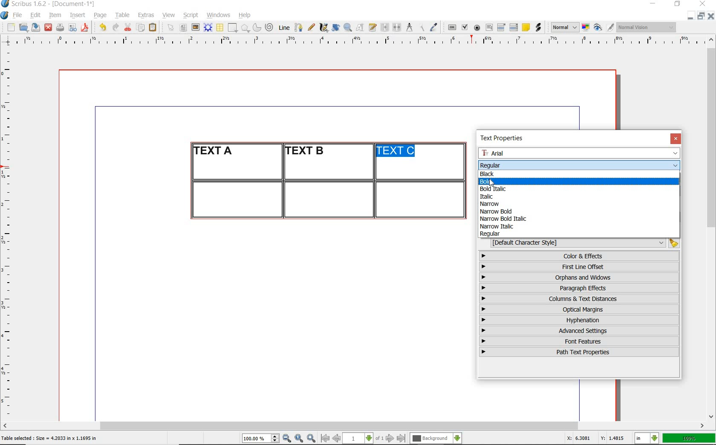 The height and width of the screenshot is (445, 716). Describe the element at coordinates (372, 27) in the screenshot. I see `edit text with story editor` at that location.